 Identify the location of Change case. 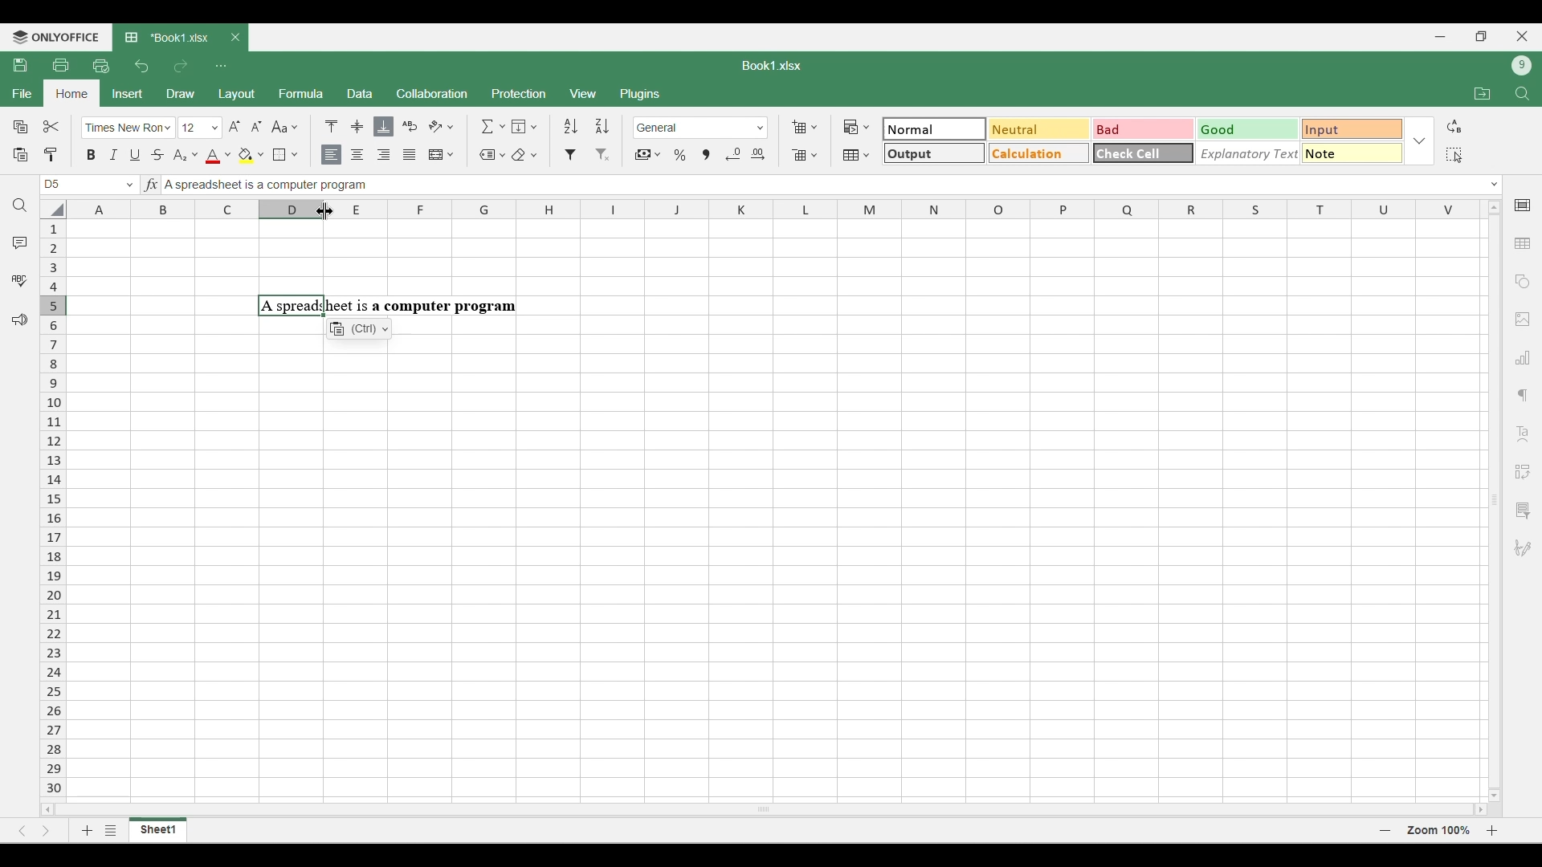
(284, 126).